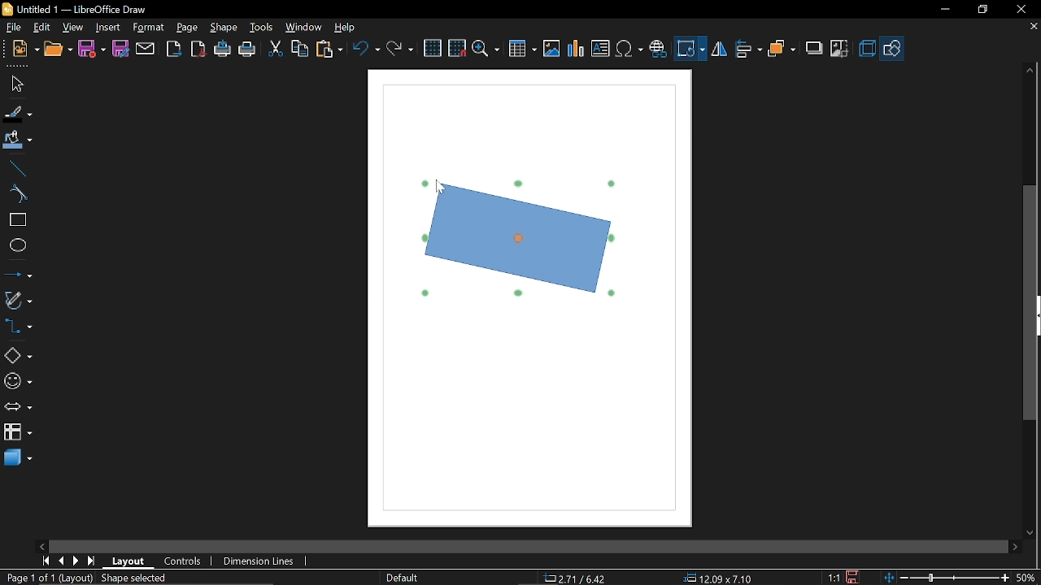 The width and height of the screenshot is (1041, 585). What do you see at coordinates (18, 275) in the screenshot?
I see `lines and arrows` at bounding box center [18, 275].